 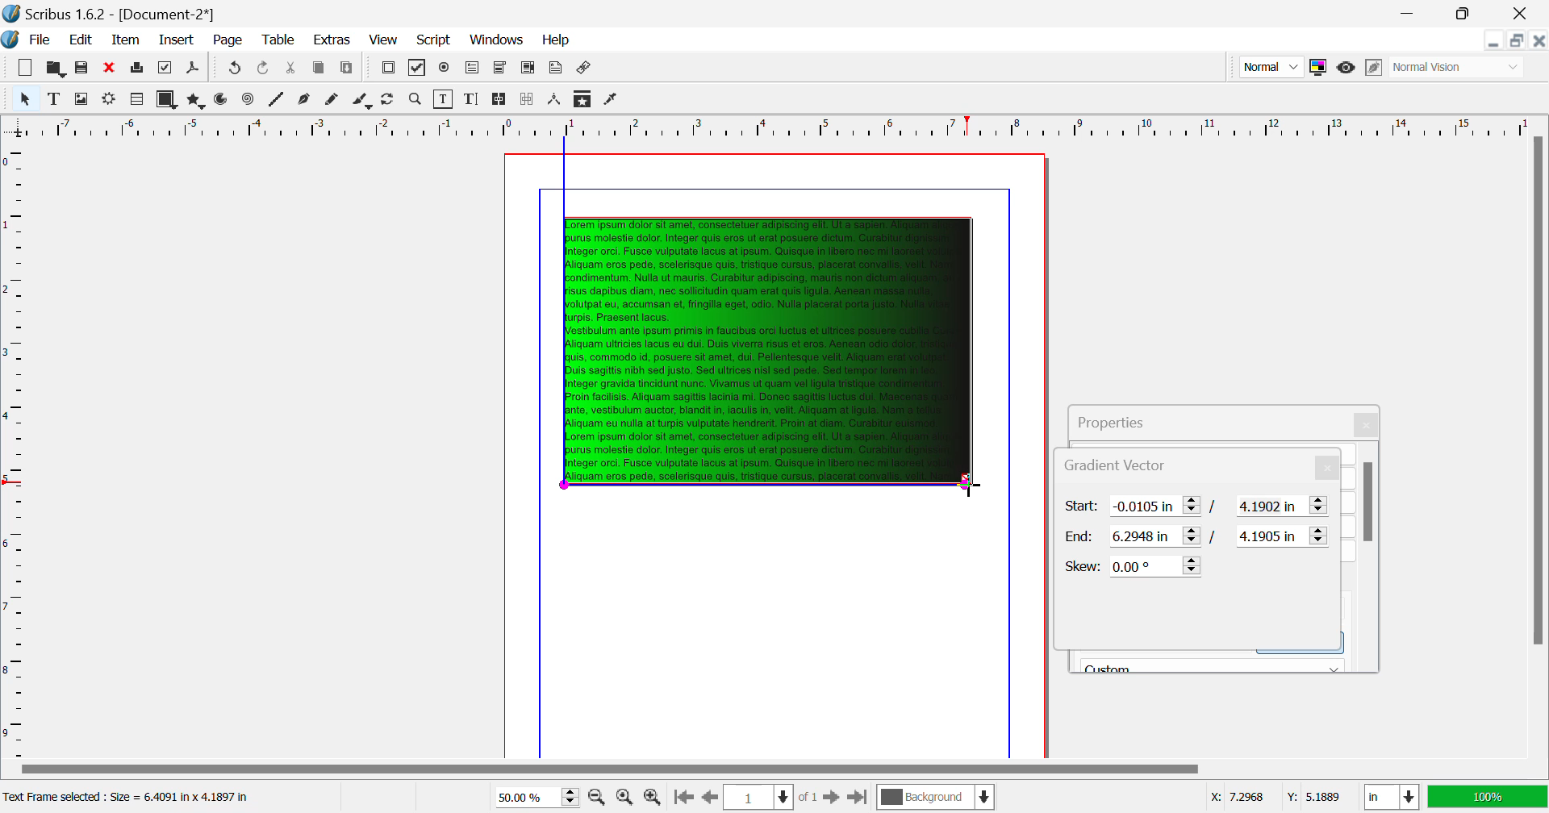 I want to click on Horizontal Page Margins, so click(x=15, y=449).